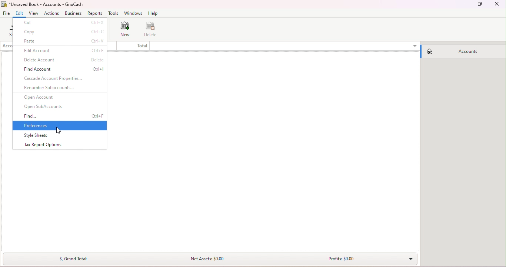  I want to click on Preferences, so click(60, 125).